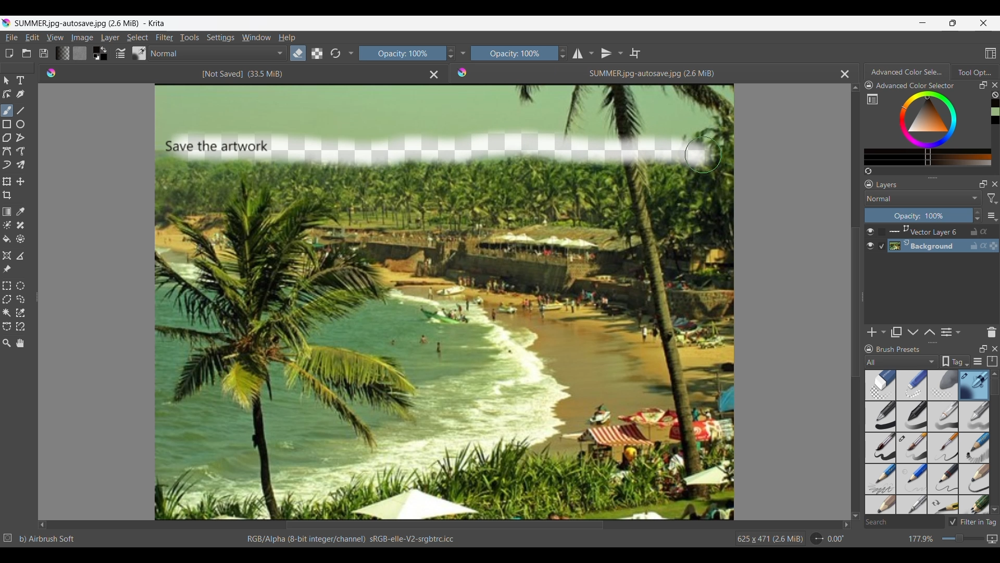 The image size is (1000, 563). Describe the element at coordinates (7, 151) in the screenshot. I see `Bezier curve tool` at that location.